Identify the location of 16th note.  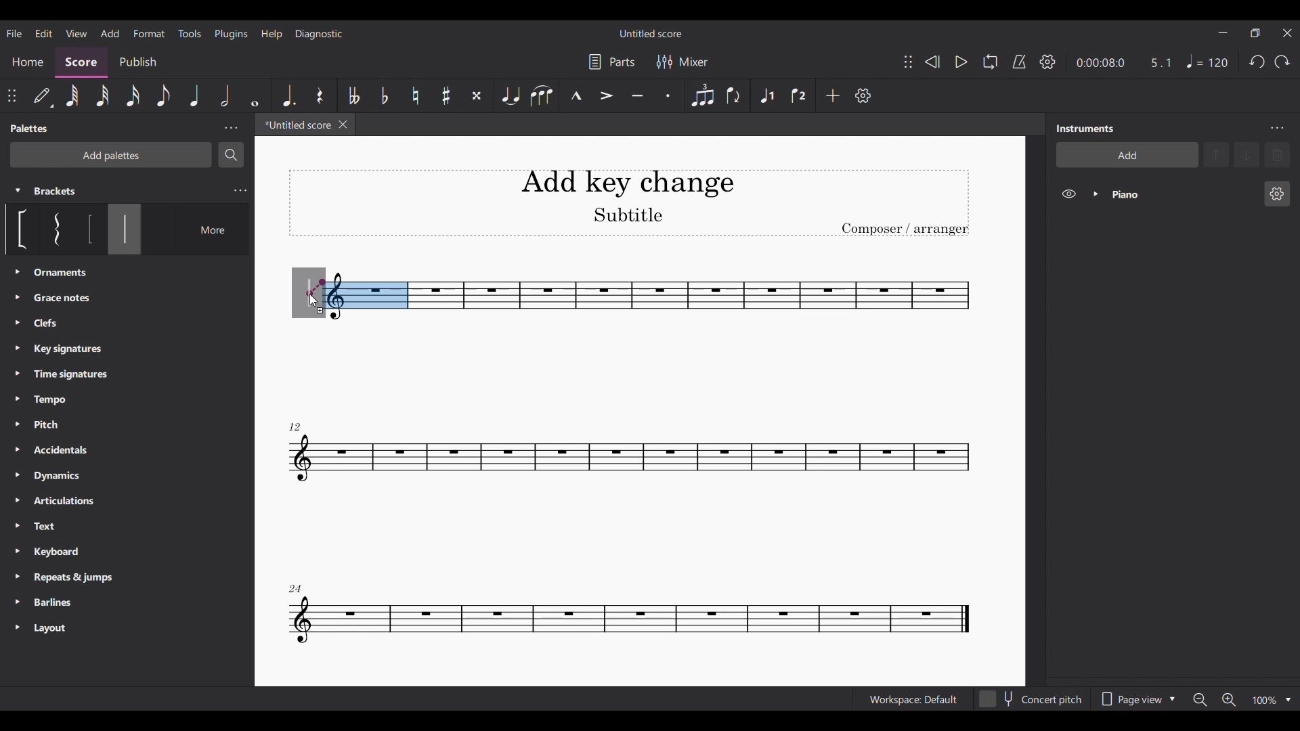
(133, 96).